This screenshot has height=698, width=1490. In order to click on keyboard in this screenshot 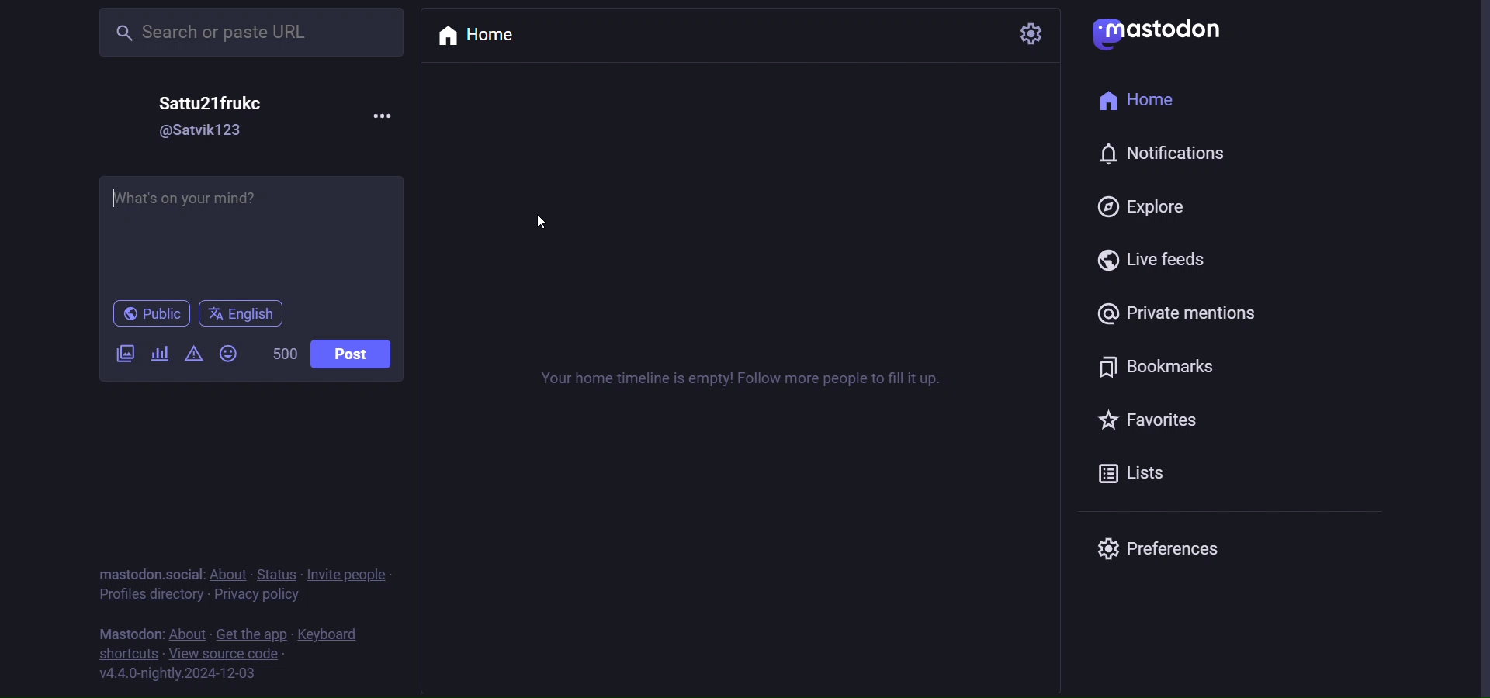, I will do `click(331, 634)`.